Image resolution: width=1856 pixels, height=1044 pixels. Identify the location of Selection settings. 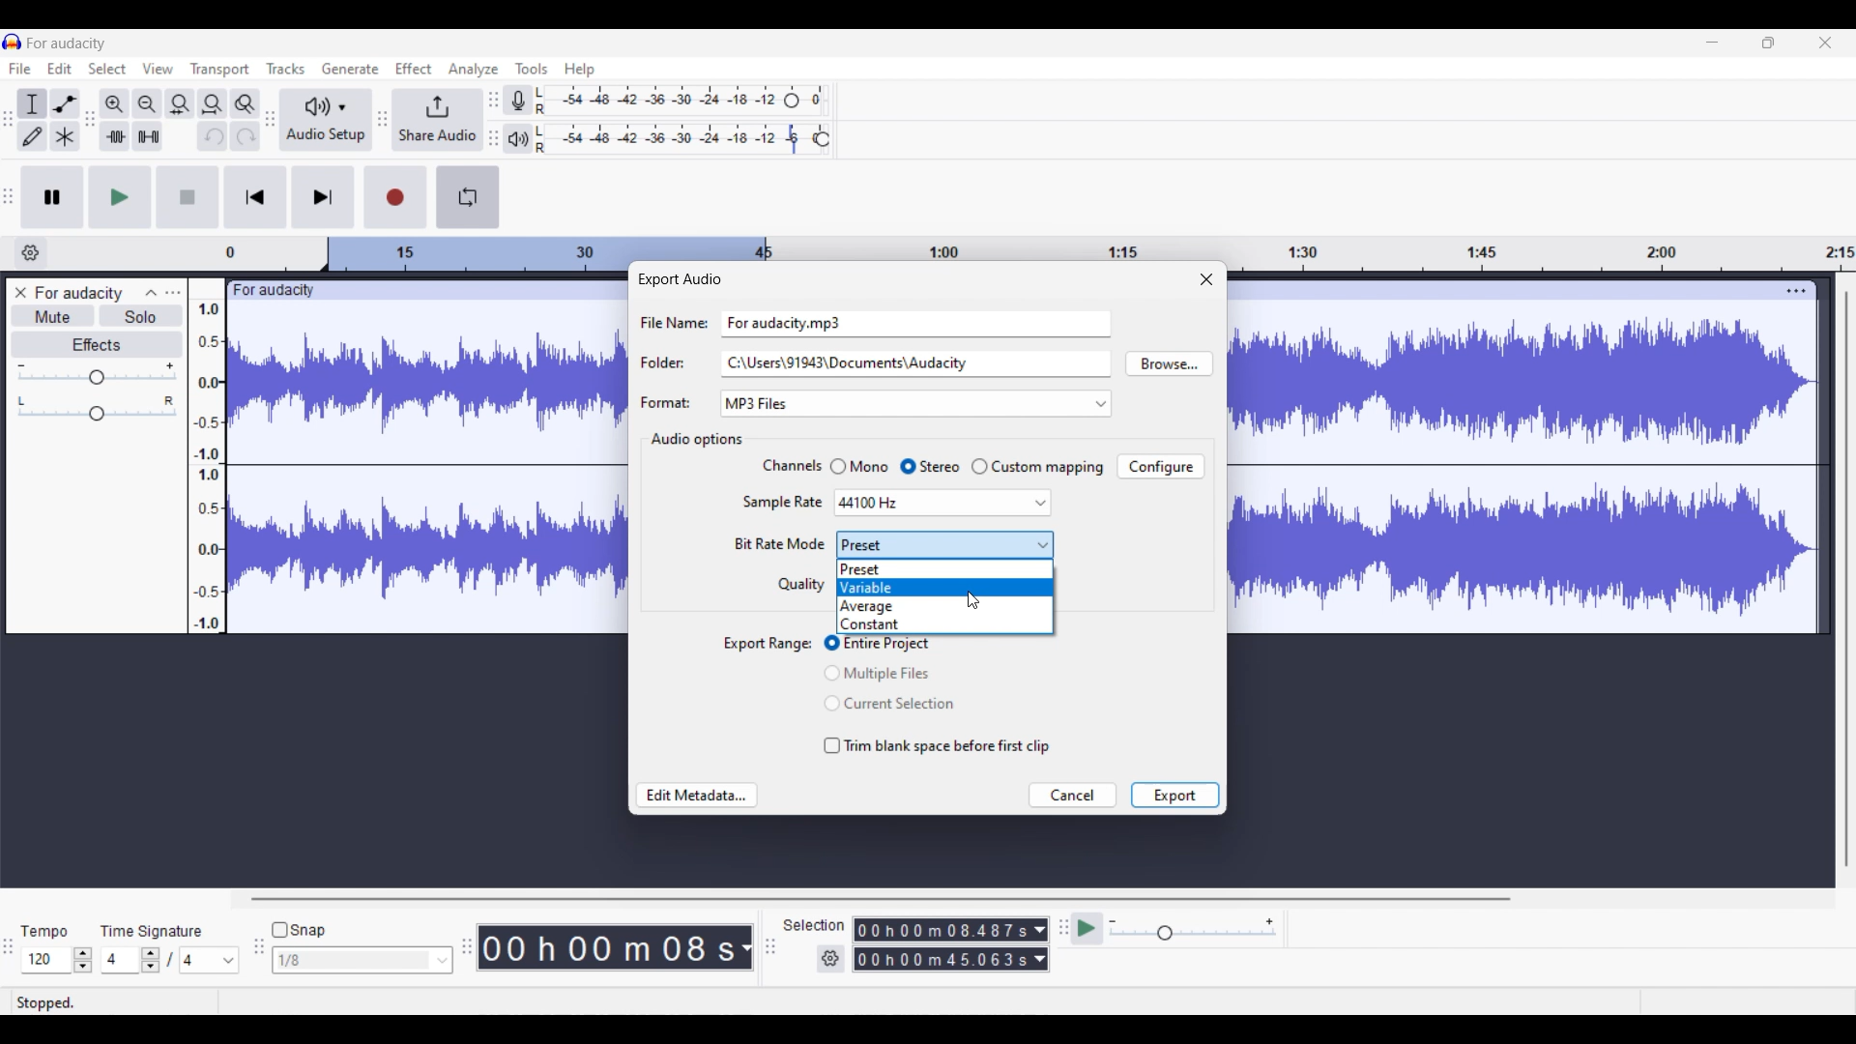
(831, 959).